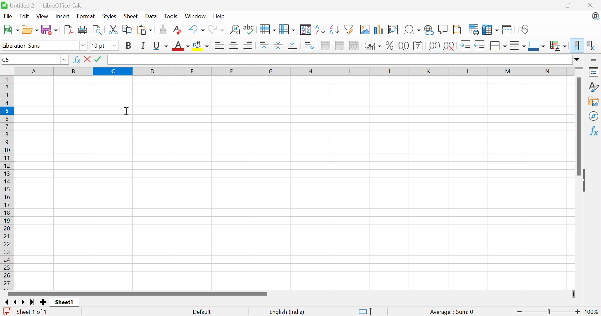  Describe the element at coordinates (444, 29) in the screenshot. I see `Insert comment` at that location.